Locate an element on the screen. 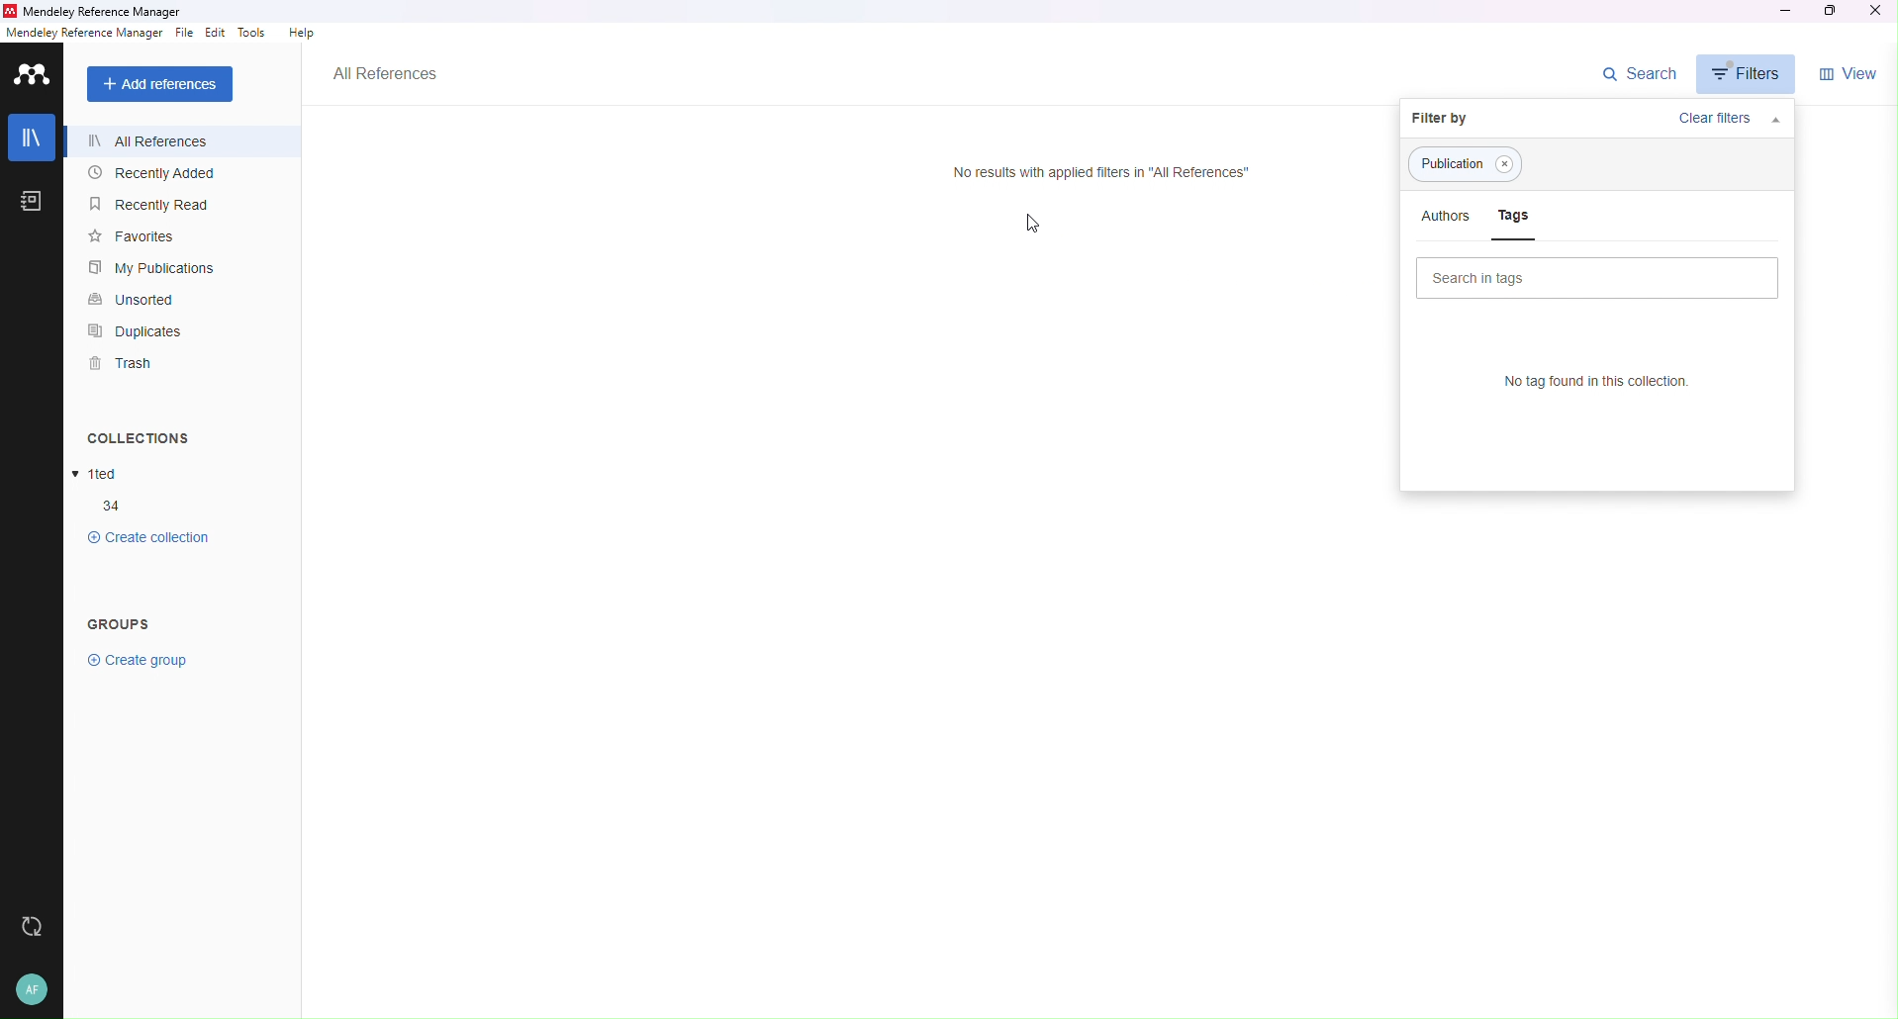 The width and height of the screenshot is (1898, 1019). Duplicates is located at coordinates (159, 332).